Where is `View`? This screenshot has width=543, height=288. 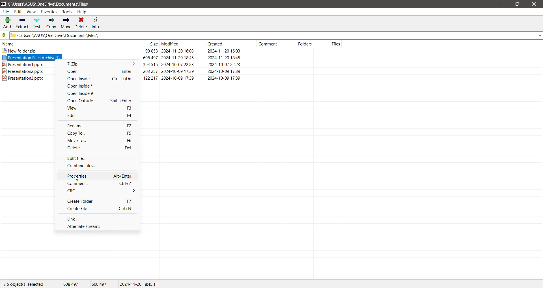 View is located at coordinates (31, 12).